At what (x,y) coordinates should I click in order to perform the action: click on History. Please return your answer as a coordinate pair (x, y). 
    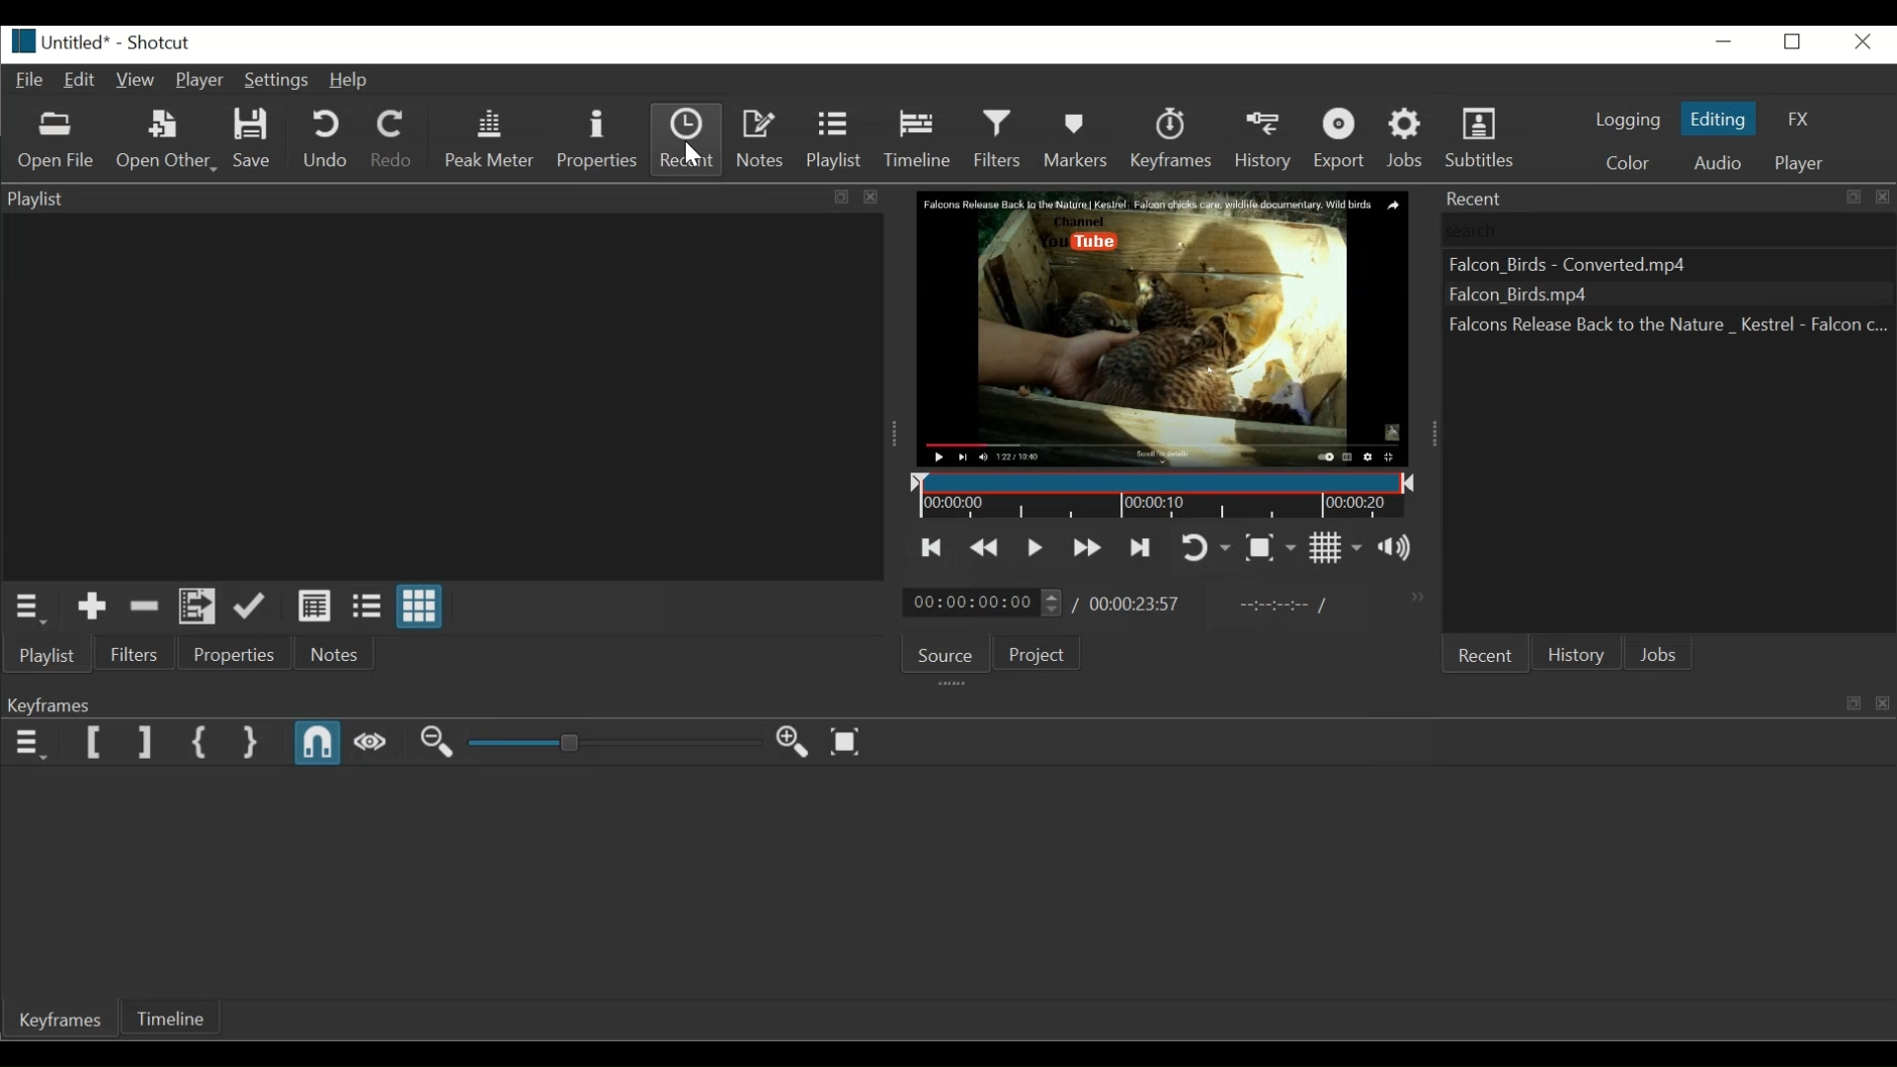
    Looking at the image, I should click on (1270, 139).